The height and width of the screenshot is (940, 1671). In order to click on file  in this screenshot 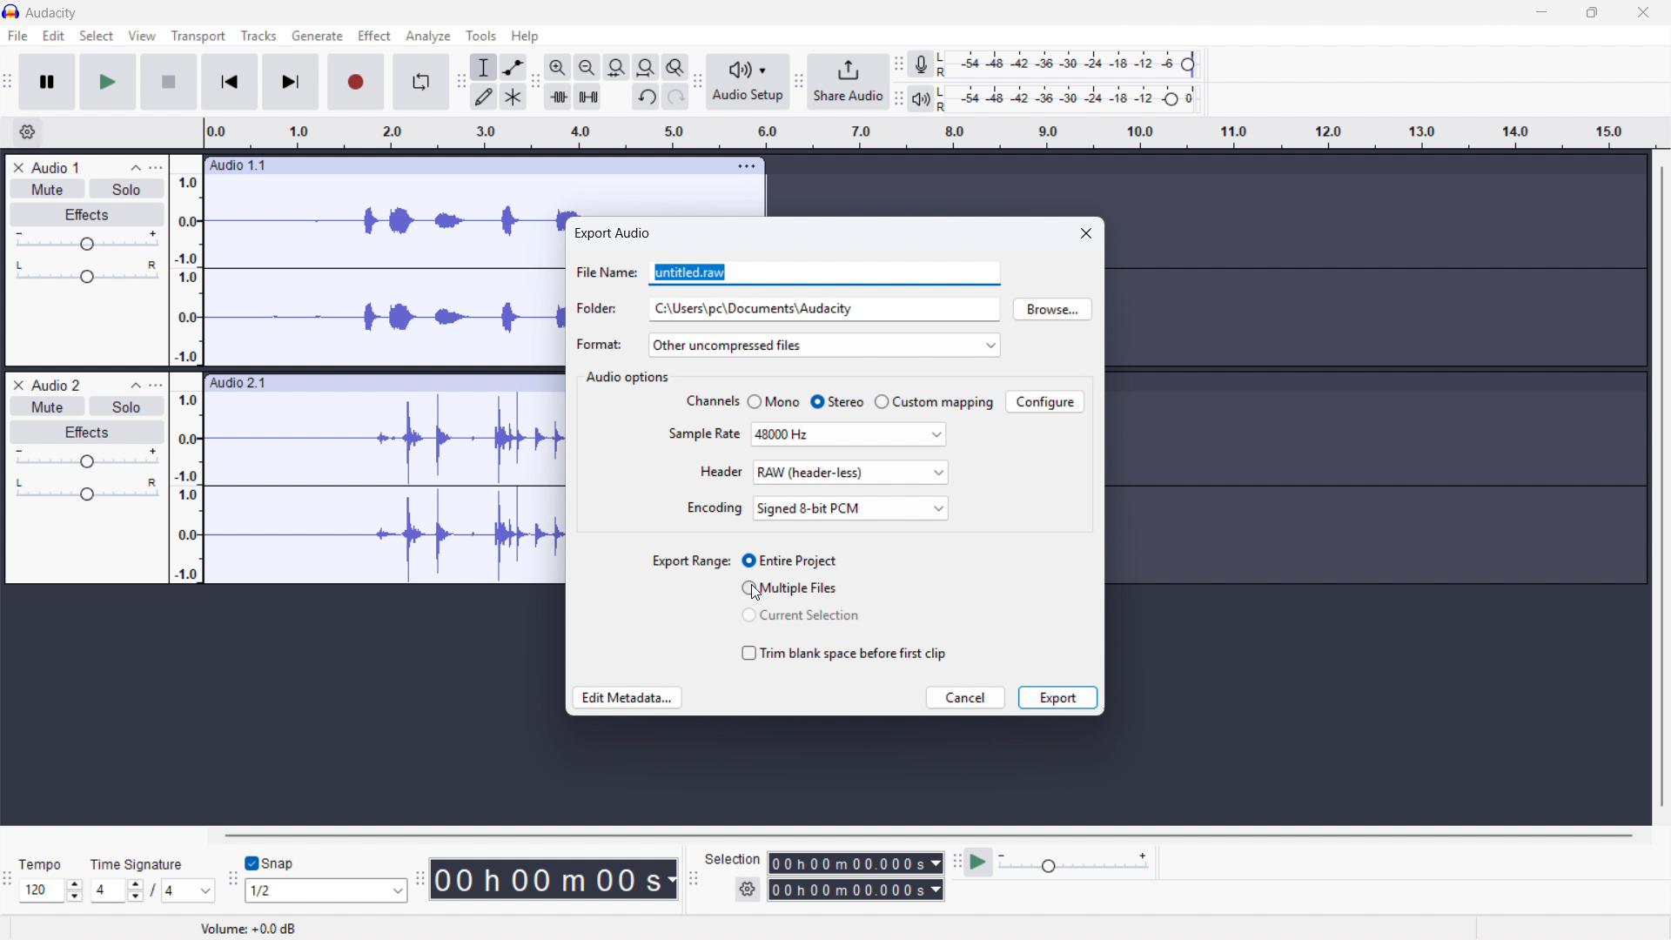, I will do `click(18, 37)`.